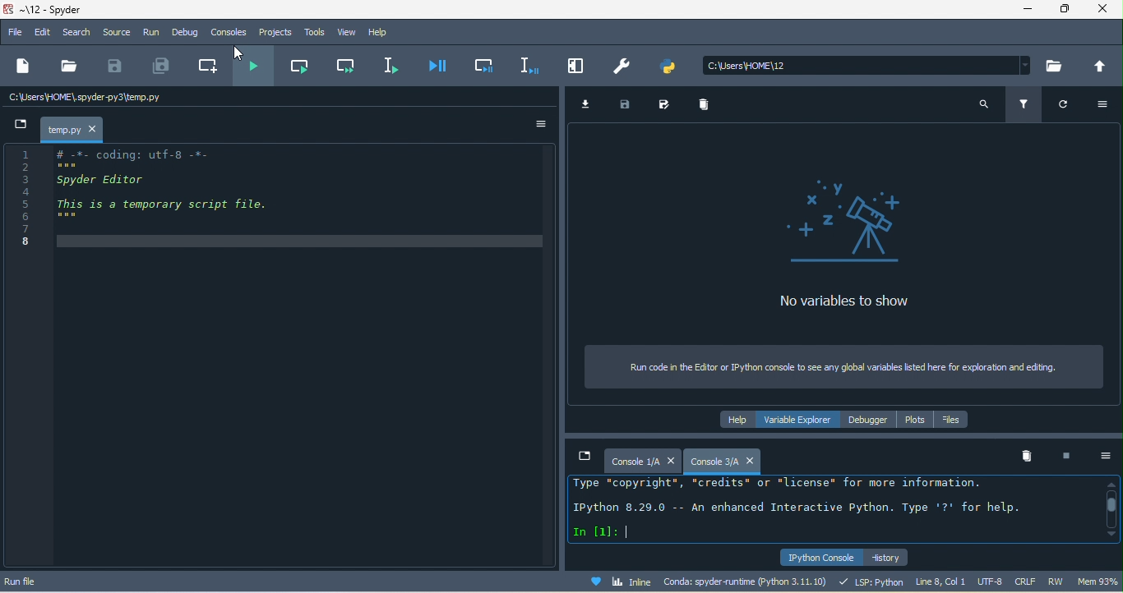  I want to click on source, so click(117, 32).